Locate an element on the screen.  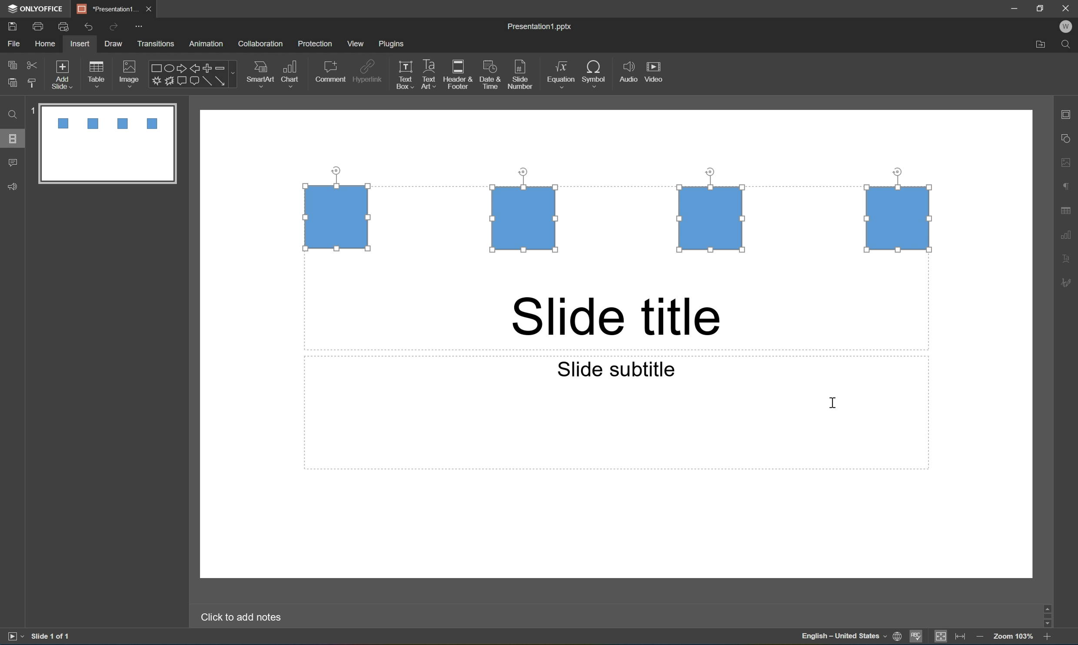
image settings is located at coordinates (1070, 164).